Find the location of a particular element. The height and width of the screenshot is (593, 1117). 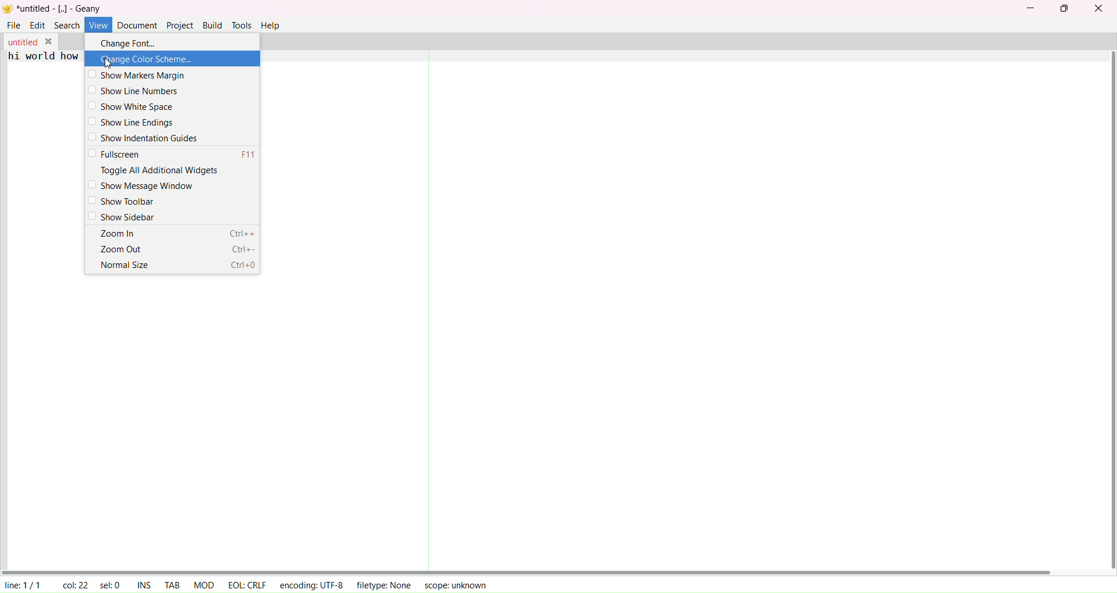

filetype:unknown is located at coordinates (385, 584).